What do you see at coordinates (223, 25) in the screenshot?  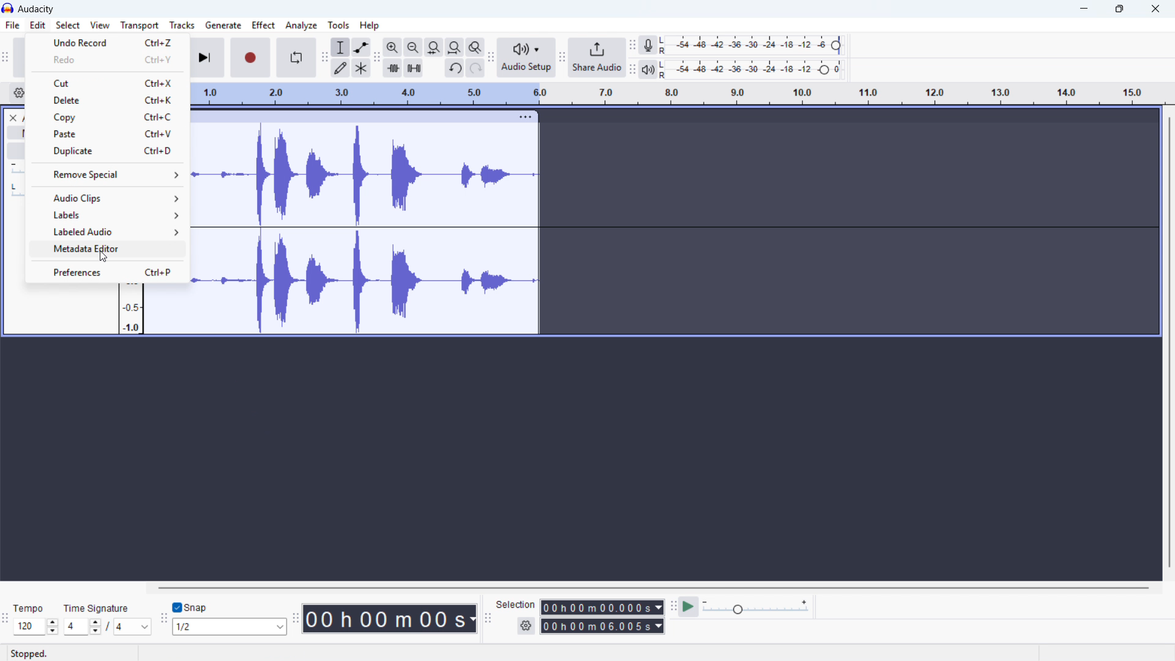 I see `generate` at bounding box center [223, 25].